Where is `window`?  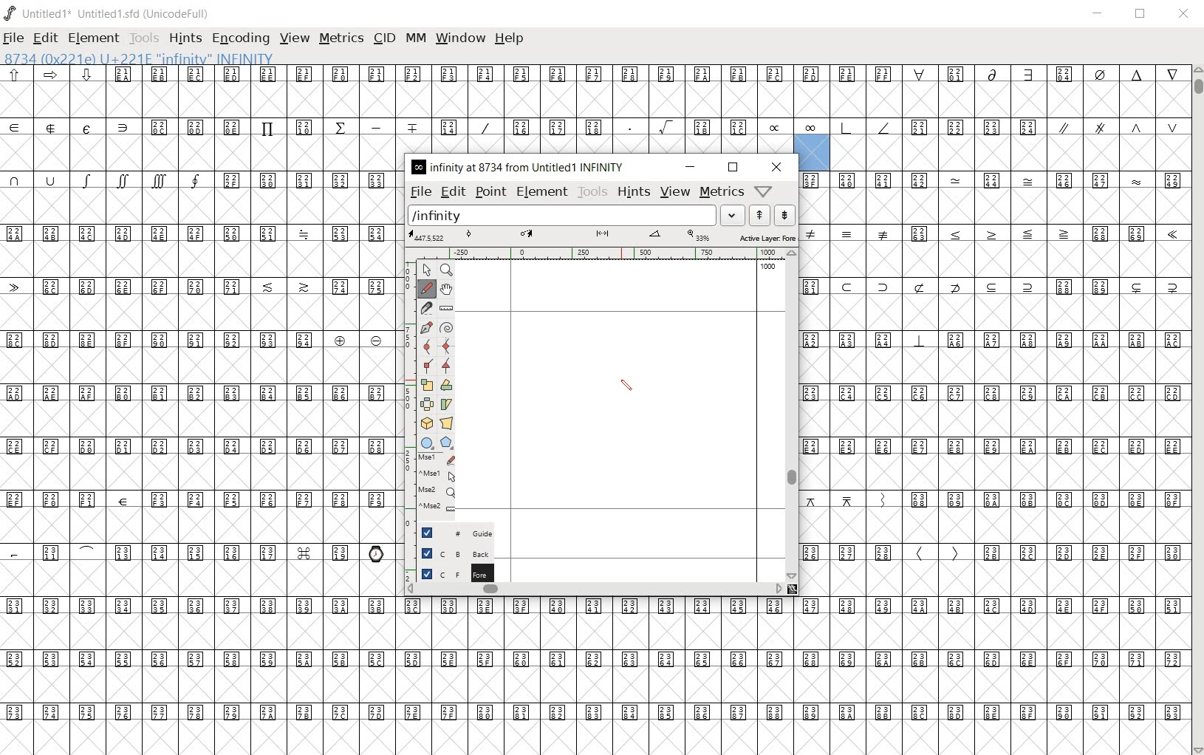 window is located at coordinates (460, 39).